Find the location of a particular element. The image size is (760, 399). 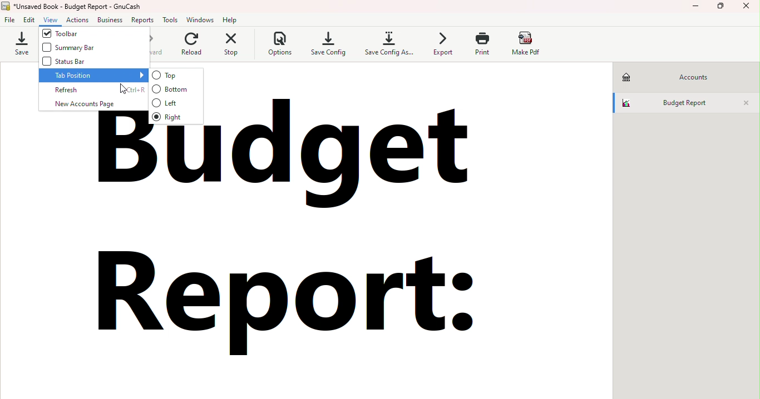

Left is located at coordinates (177, 102).